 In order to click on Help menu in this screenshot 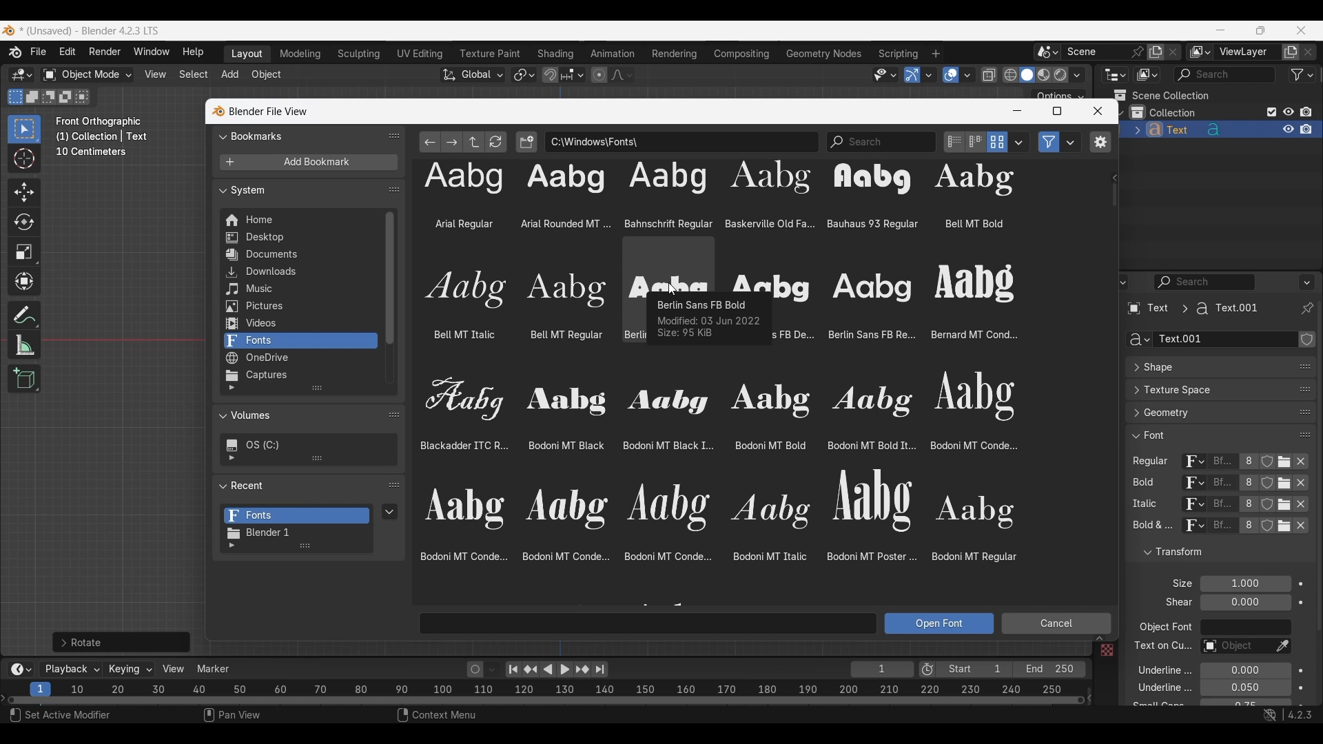, I will do `click(192, 52)`.